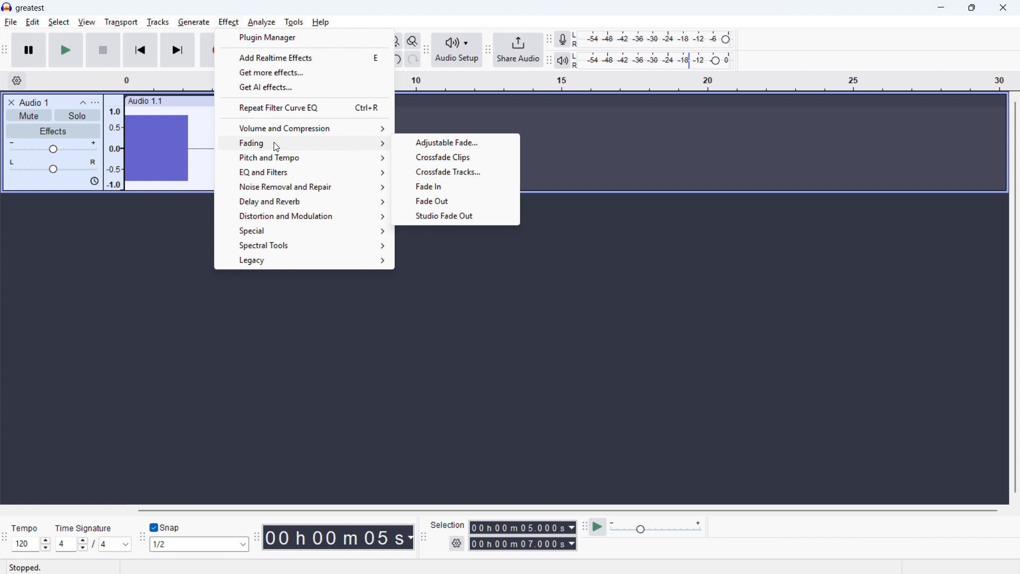  What do you see at coordinates (140, 50) in the screenshot?
I see `Skip to start ` at bounding box center [140, 50].